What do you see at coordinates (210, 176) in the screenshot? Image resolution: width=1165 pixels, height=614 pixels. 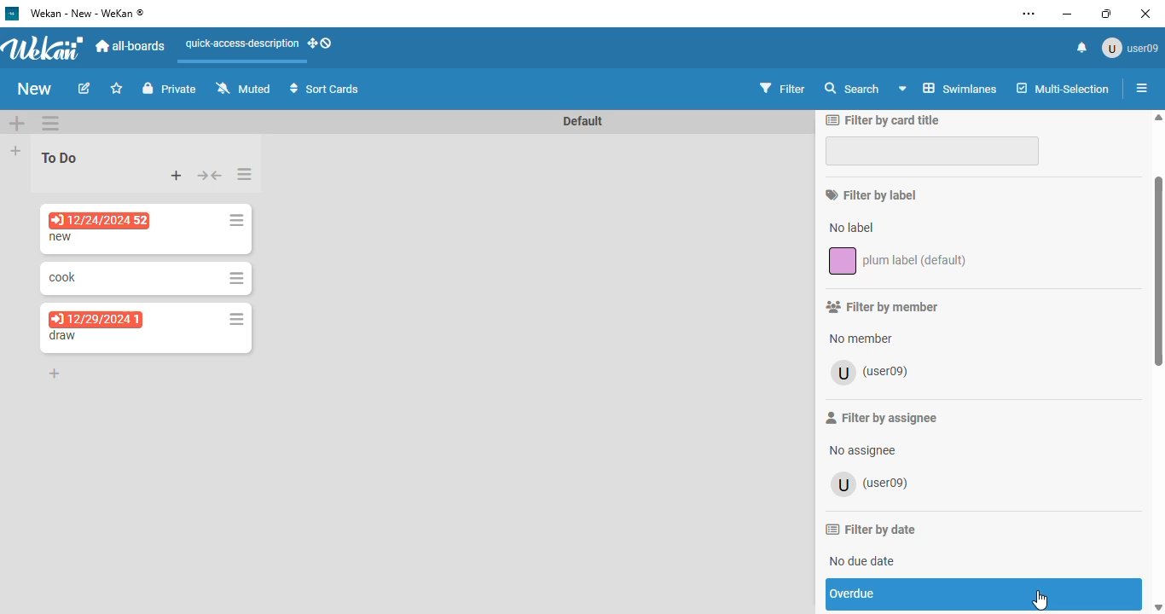 I see `collapse` at bounding box center [210, 176].